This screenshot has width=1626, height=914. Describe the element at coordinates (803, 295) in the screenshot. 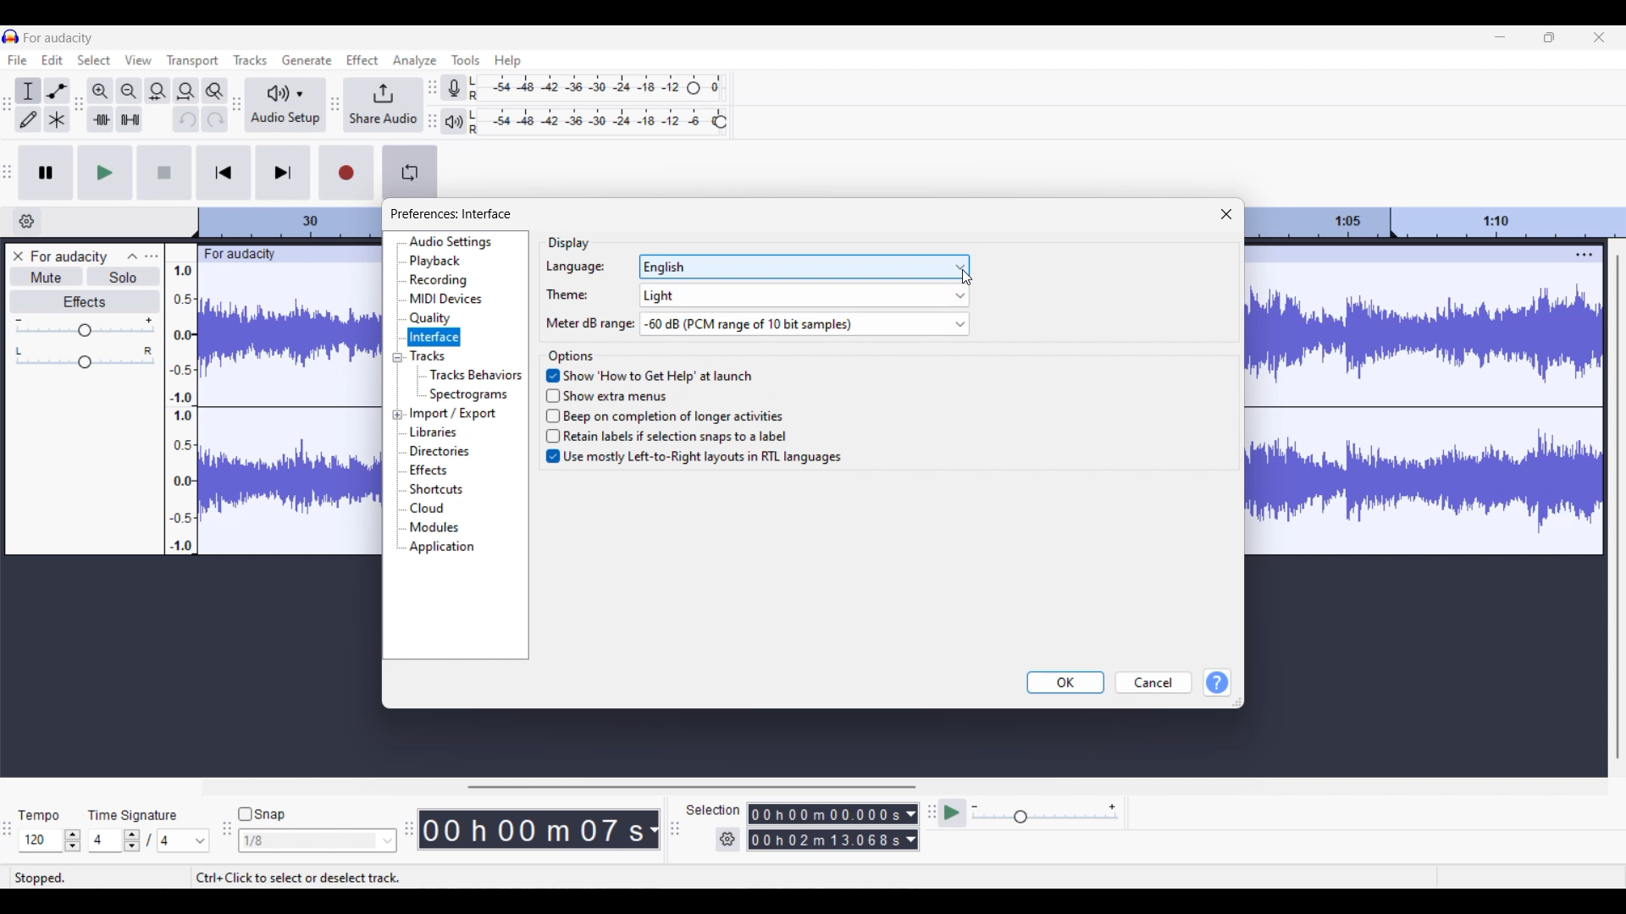

I see `light` at that location.